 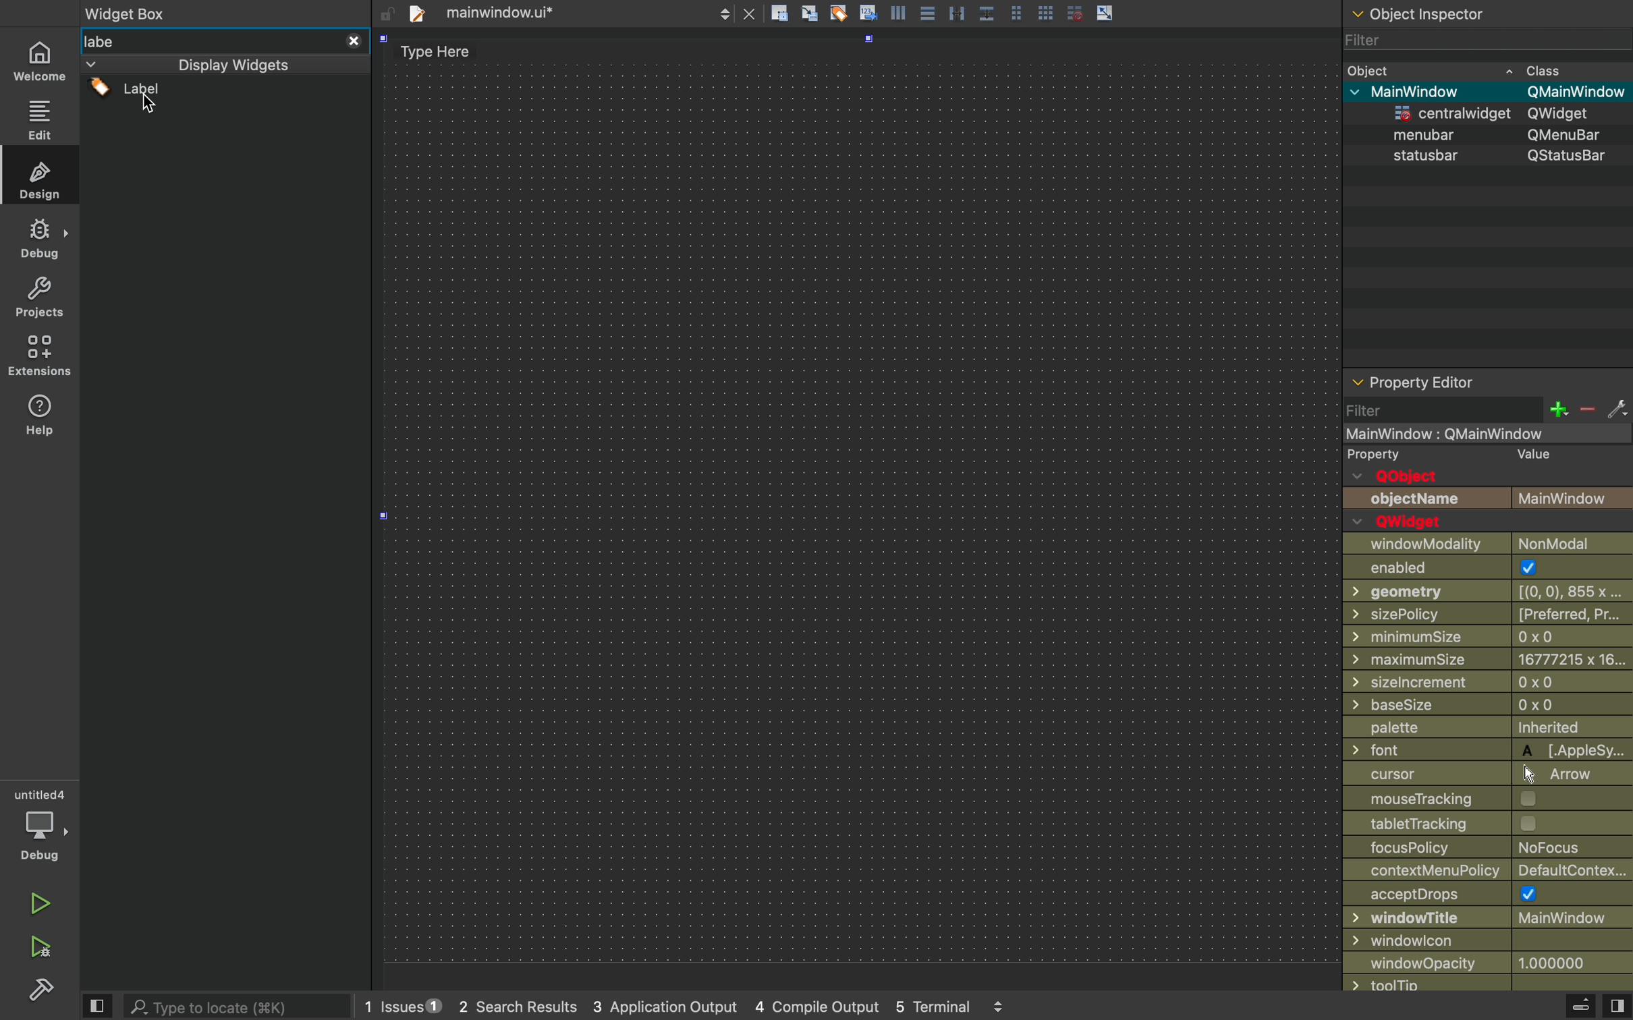 What do you see at coordinates (1486, 380) in the screenshot?
I see `properties of selected widget ` at bounding box center [1486, 380].